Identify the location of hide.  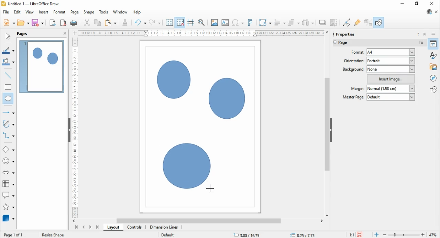
(331, 130).